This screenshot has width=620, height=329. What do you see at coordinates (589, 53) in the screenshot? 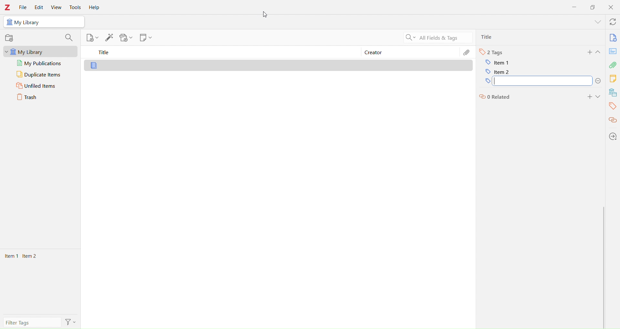
I see `` at bounding box center [589, 53].